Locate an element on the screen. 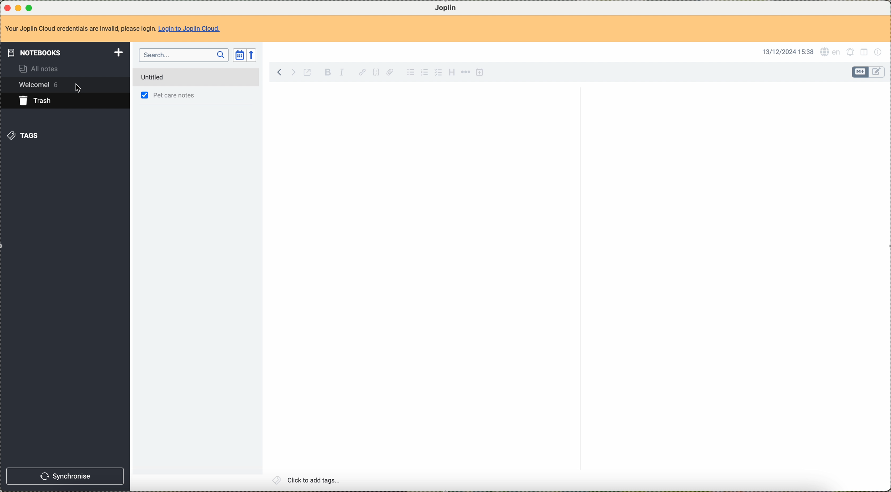 The image size is (891, 492). notebooks is located at coordinates (65, 51).